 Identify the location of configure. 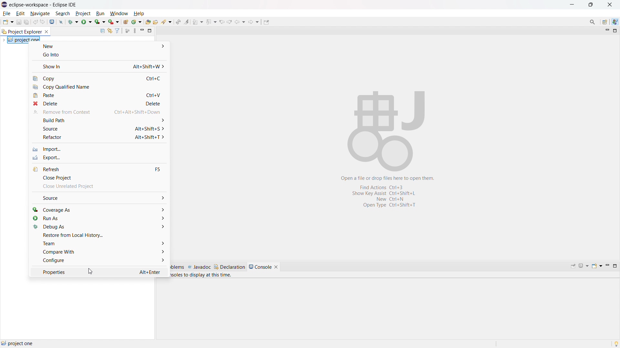
(99, 261).